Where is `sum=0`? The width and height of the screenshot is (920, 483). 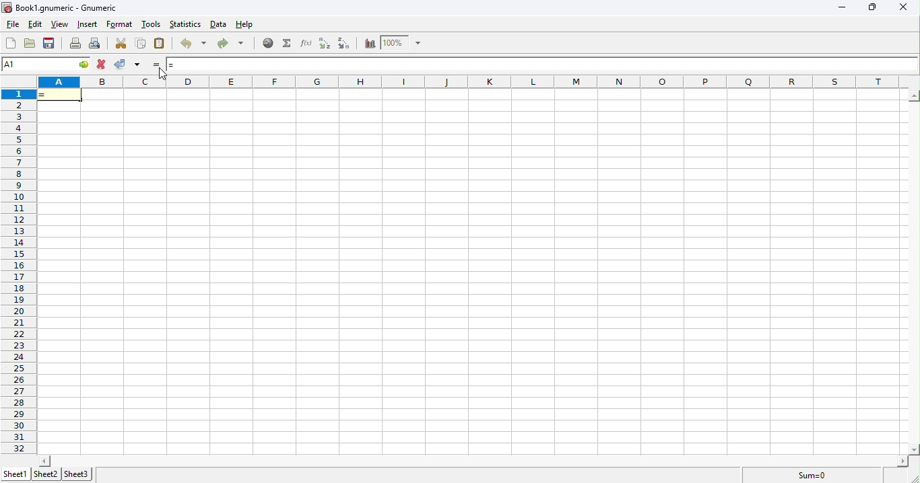 sum=0 is located at coordinates (812, 476).